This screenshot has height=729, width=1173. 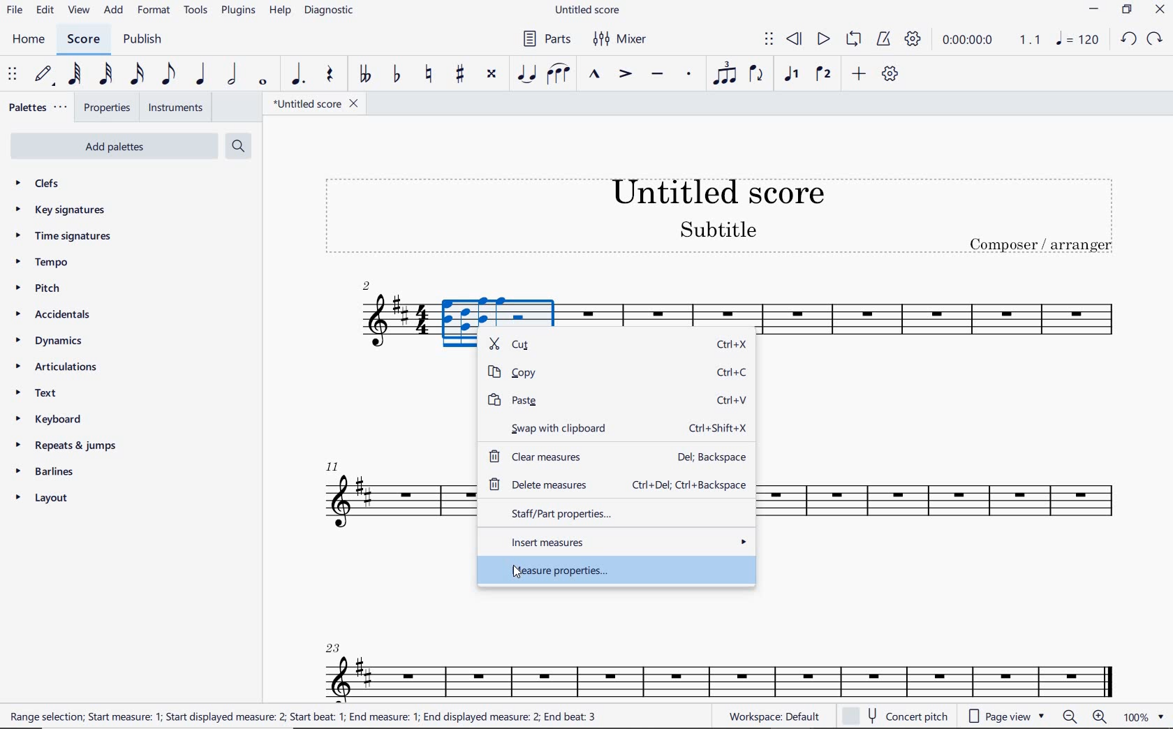 What do you see at coordinates (197, 13) in the screenshot?
I see `TOOLS` at bounding box center [197, 13].